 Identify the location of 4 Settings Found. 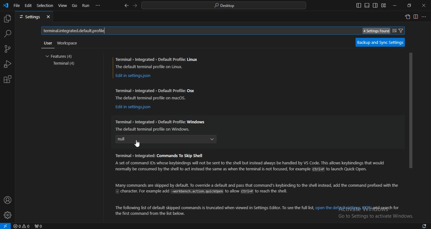
(377, 31).